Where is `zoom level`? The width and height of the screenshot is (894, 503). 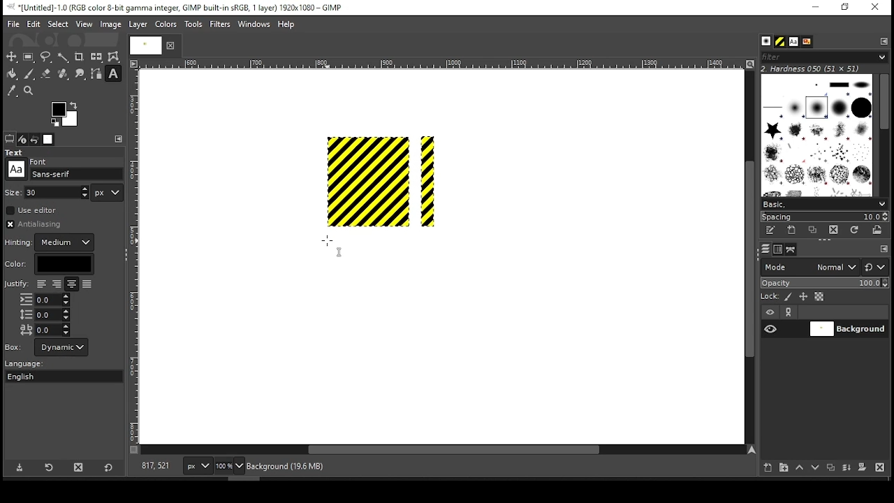 zoom level is located at coordinates (229, 467).